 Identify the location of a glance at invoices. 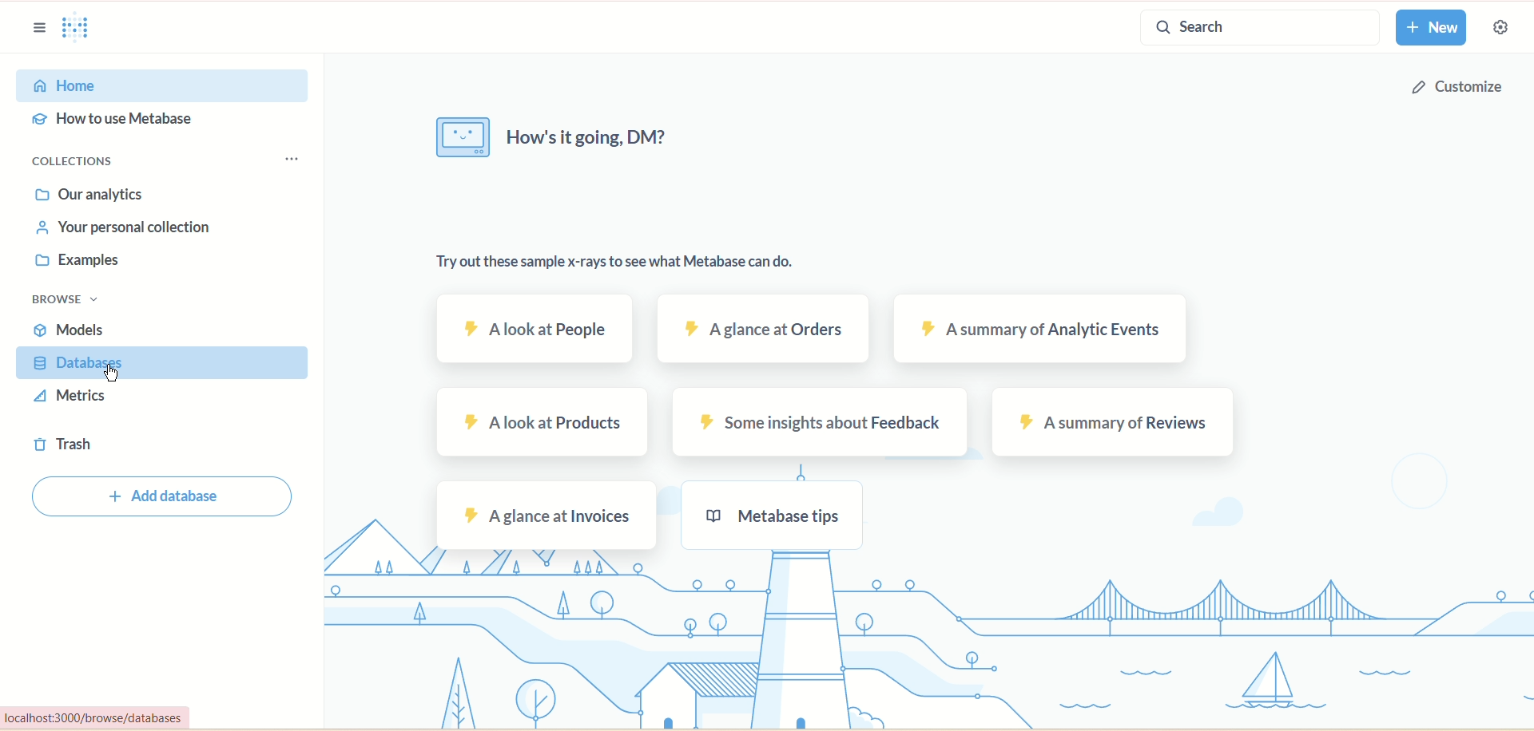
(549, 516).